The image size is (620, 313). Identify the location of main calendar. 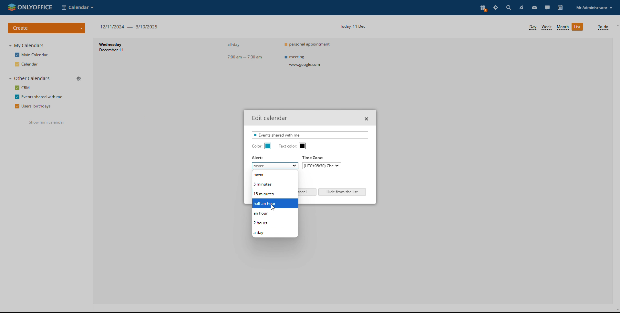
(31, 55).